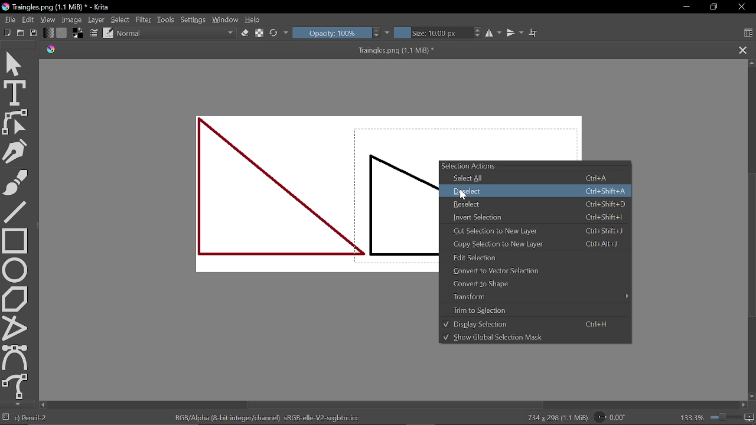 This screenshot has height=425, width=756. Describe the element at coordinates (30, 19) in the screenshot. I see `Edit` at that location.